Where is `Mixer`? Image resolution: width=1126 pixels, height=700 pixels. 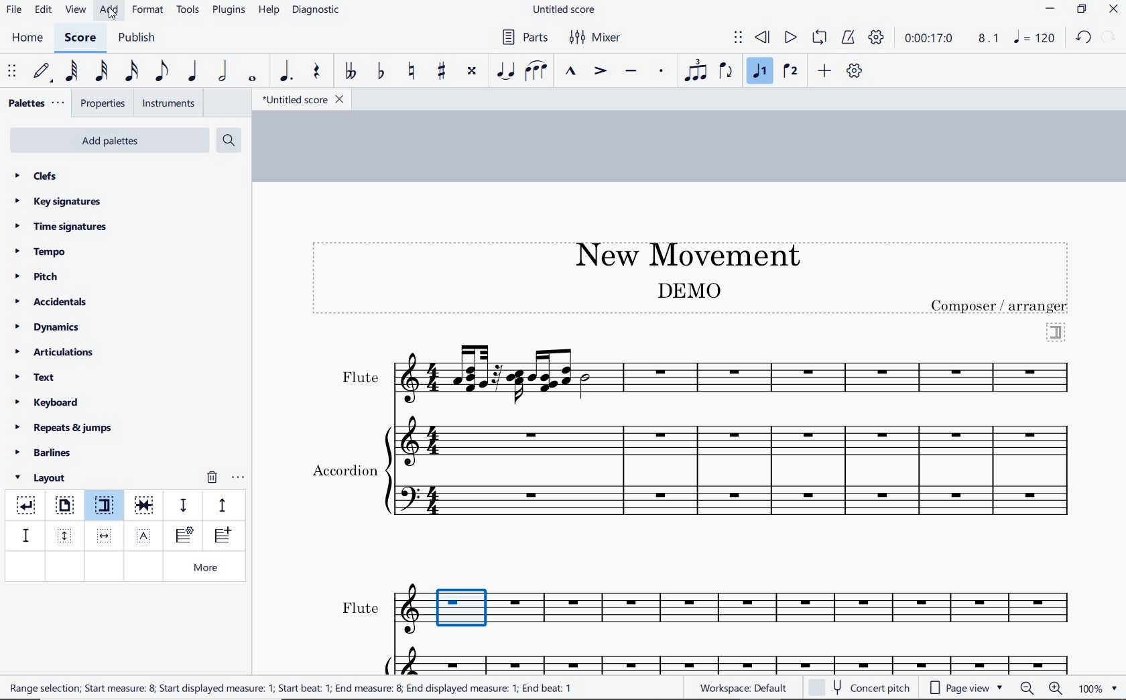
Mixer is located at coordinates (596, 38).